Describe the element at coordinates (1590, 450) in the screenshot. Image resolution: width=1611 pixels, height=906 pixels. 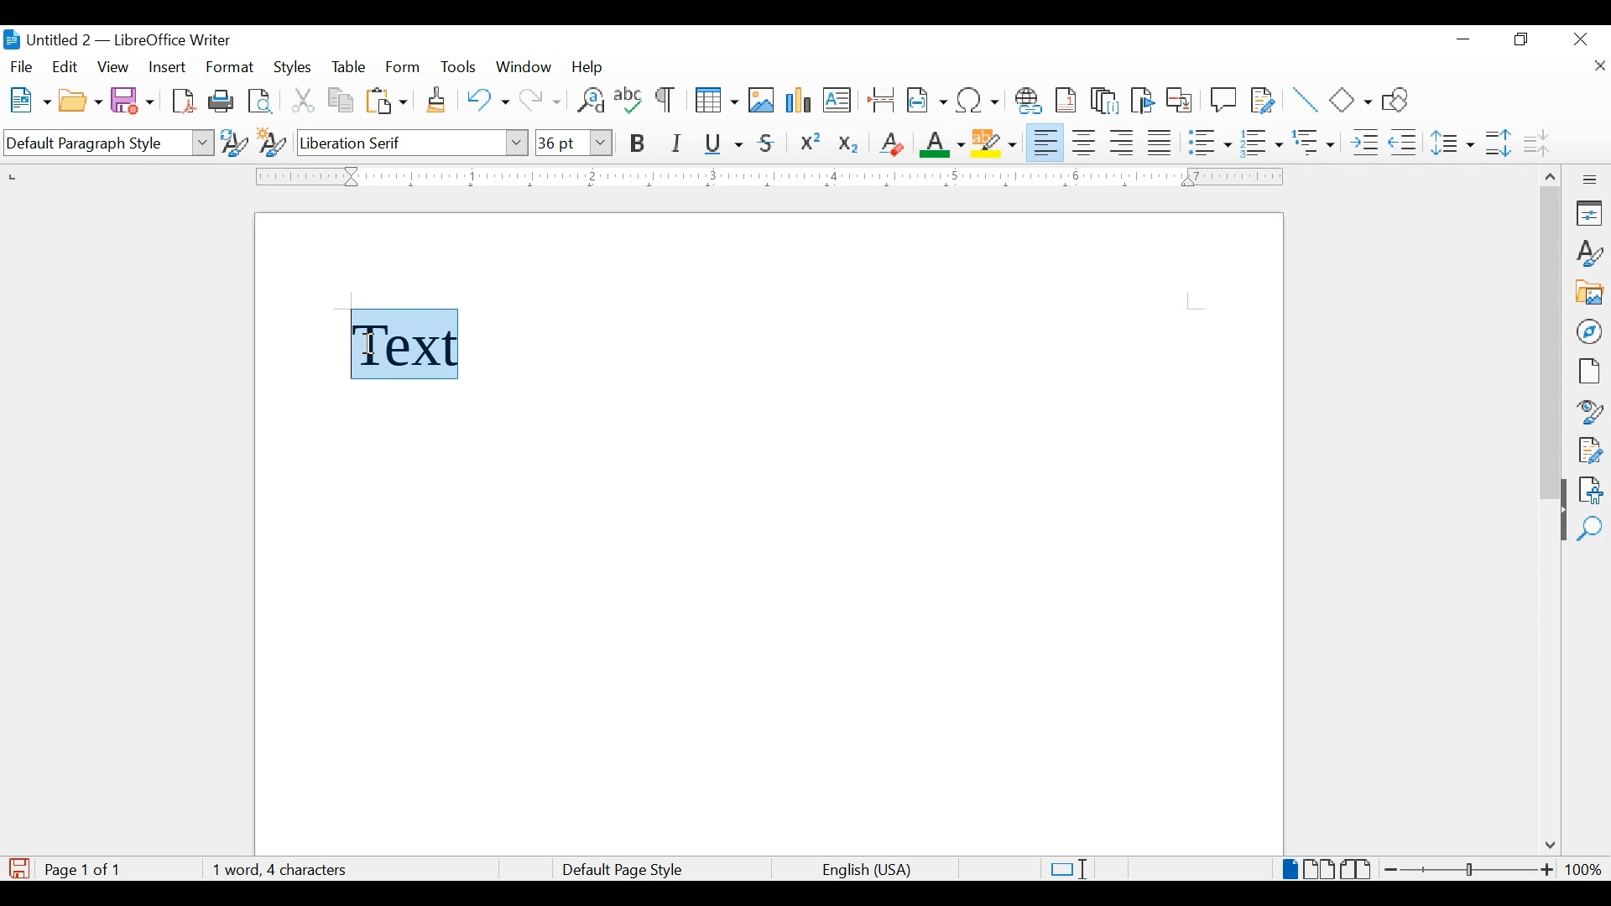
I see `manage changes` at that location.